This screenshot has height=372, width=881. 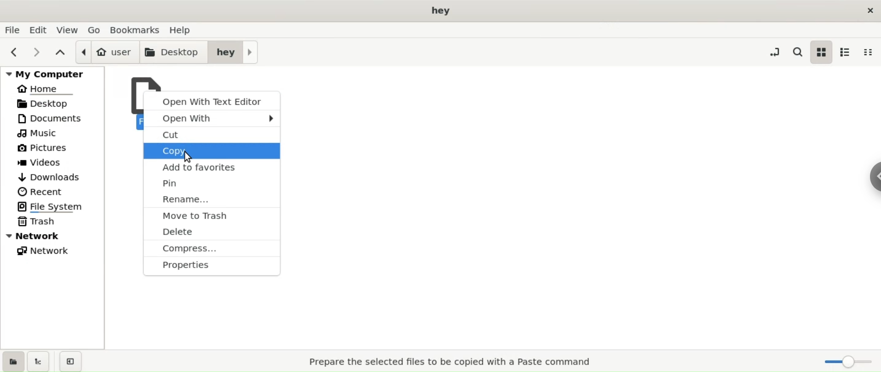 I want to click on others, so click(x=209, y=268).